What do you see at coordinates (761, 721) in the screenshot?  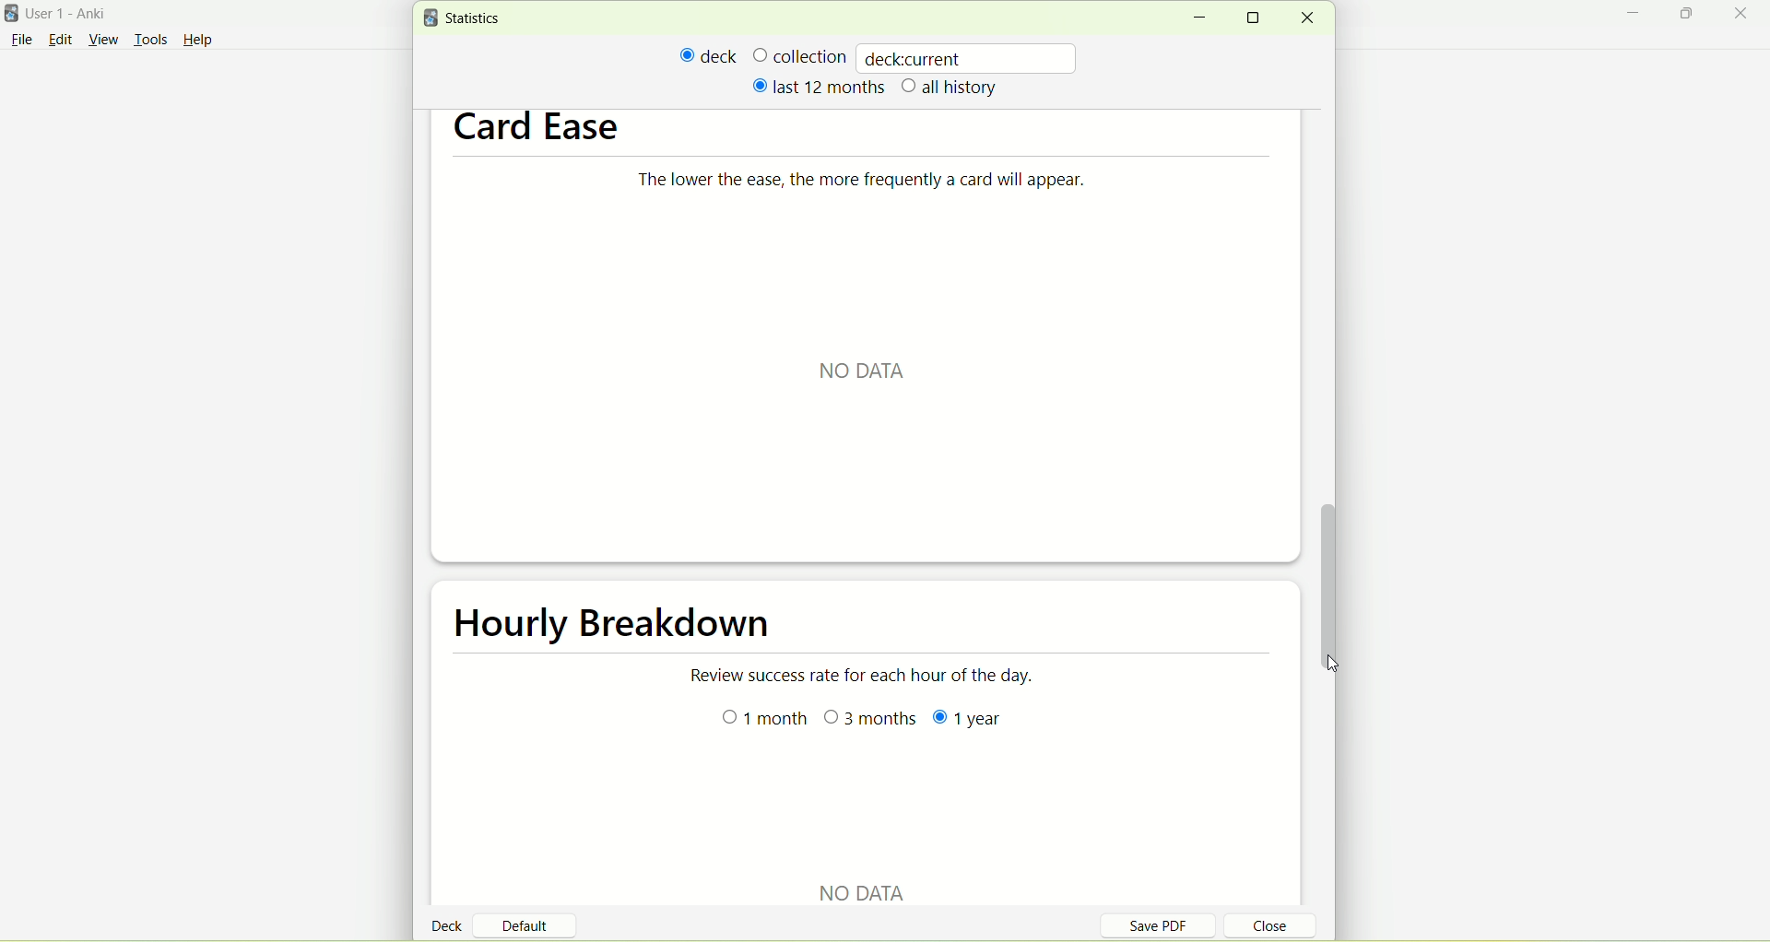 I see ` month` at bounding box center [761, 721].